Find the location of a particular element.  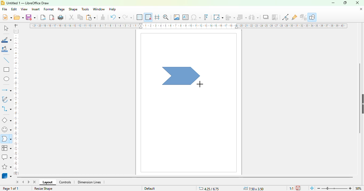

undo is located at coordinates (115, 17).